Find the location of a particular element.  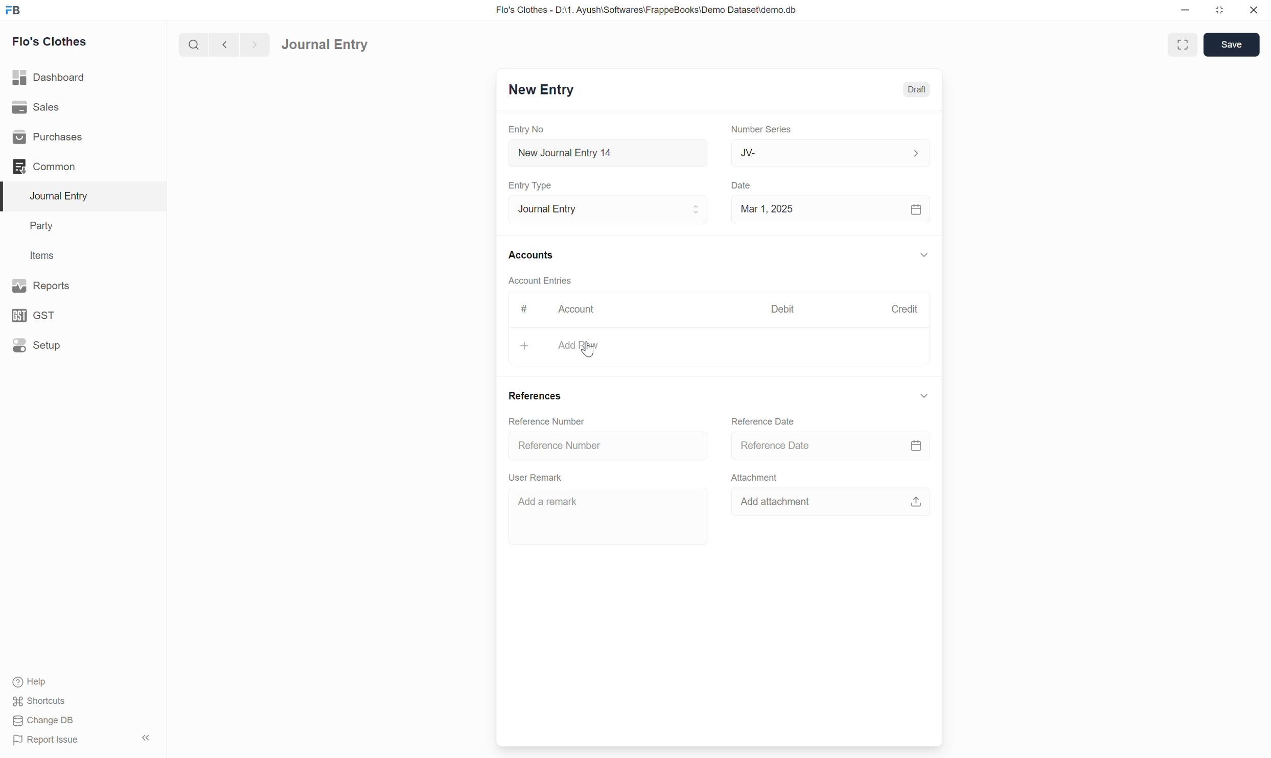

References is located at coordinates (535, 395).